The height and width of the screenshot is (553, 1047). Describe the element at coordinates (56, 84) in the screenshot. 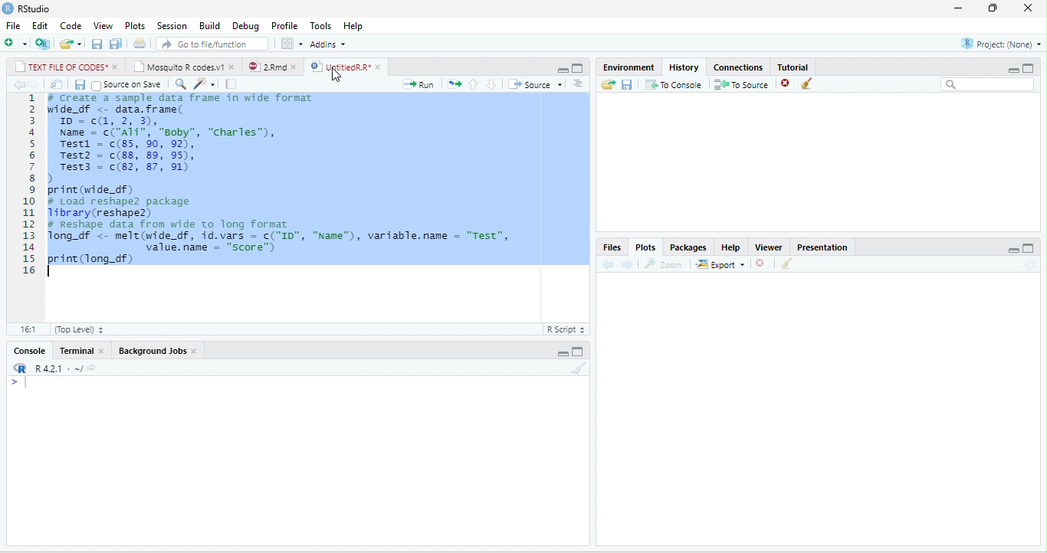

I see `open in new window` at that location.